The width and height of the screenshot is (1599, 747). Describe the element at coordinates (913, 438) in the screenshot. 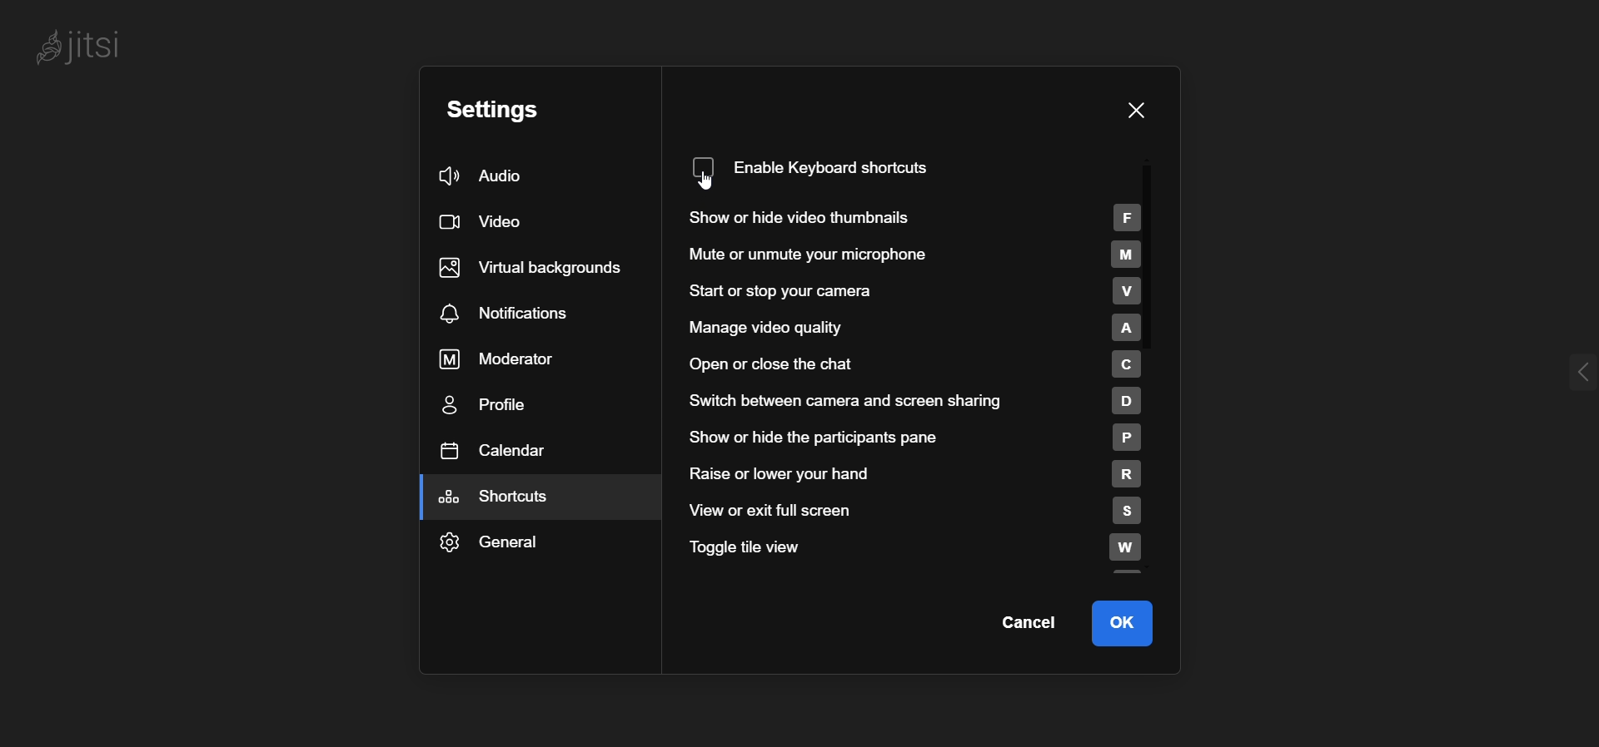

I see `show or hide participant pane` at that location.